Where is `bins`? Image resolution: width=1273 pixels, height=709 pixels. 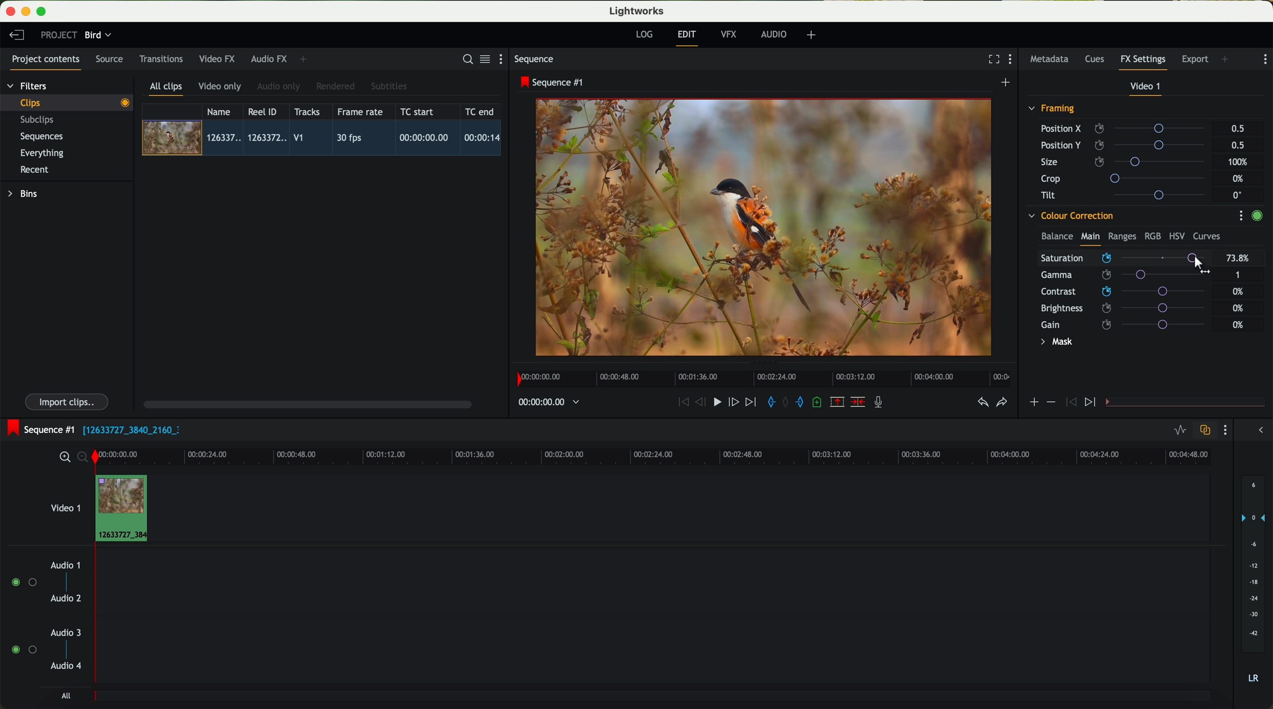
bins is located at coordinates (24, 194).